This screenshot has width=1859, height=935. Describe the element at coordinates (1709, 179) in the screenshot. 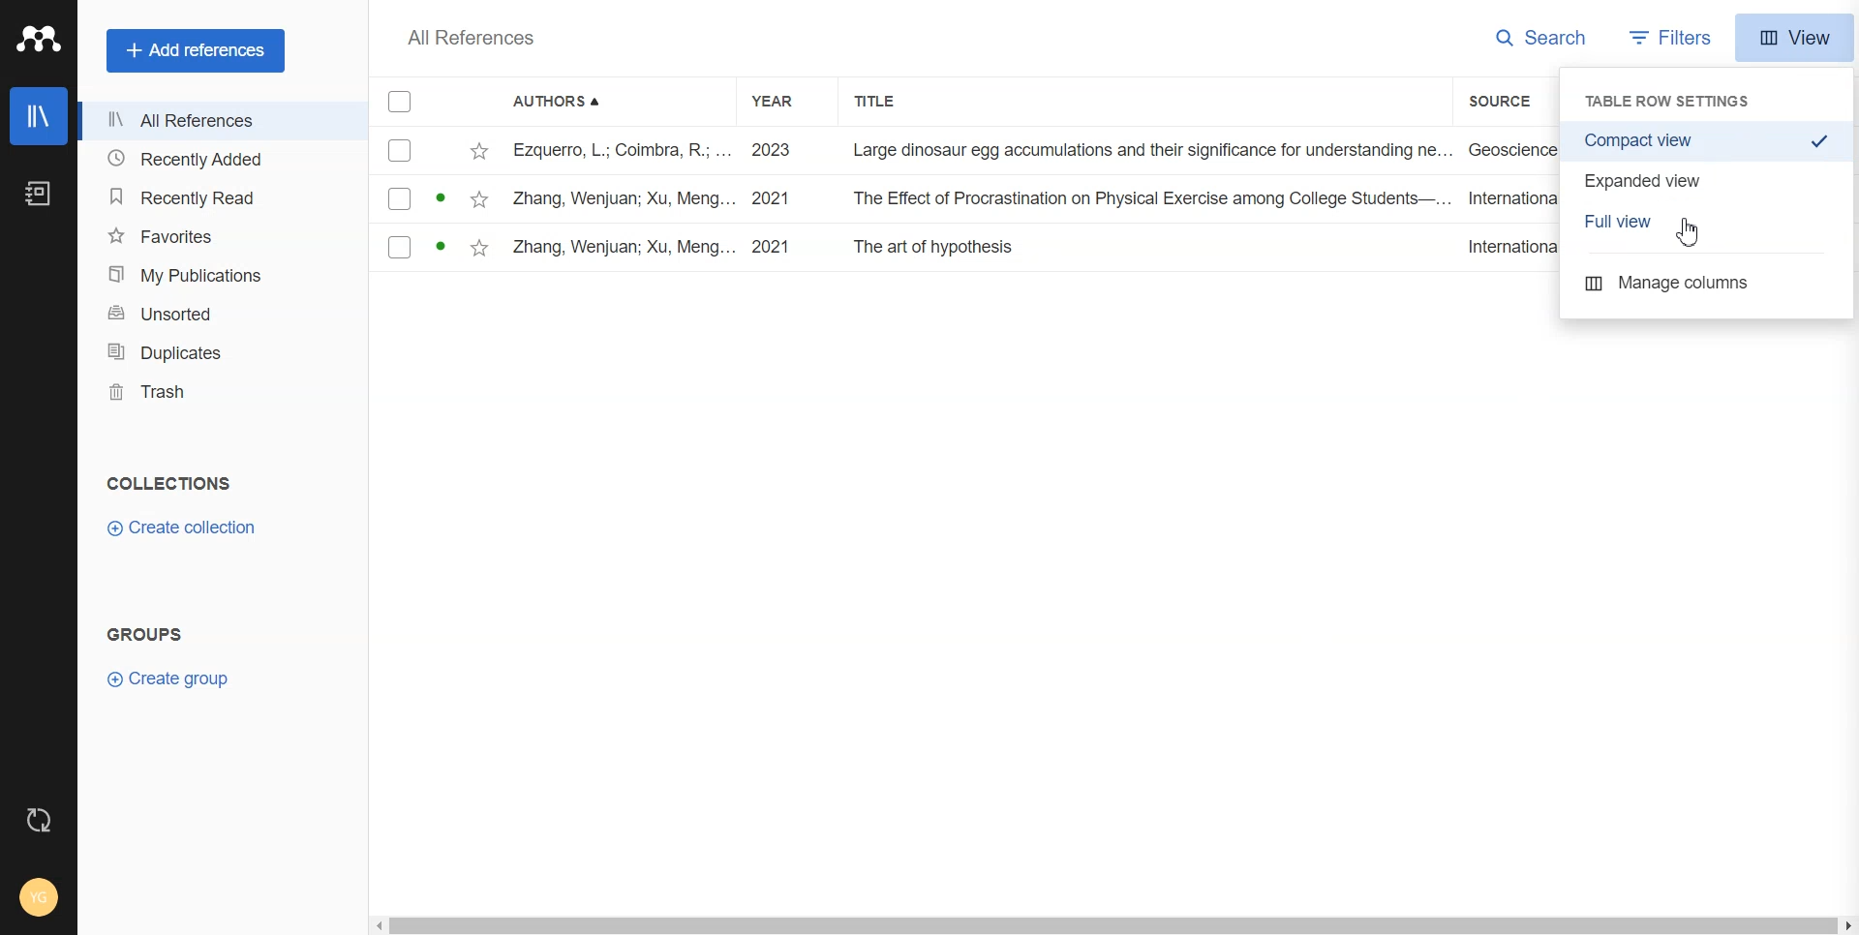

I see `Expanded view` at that location.